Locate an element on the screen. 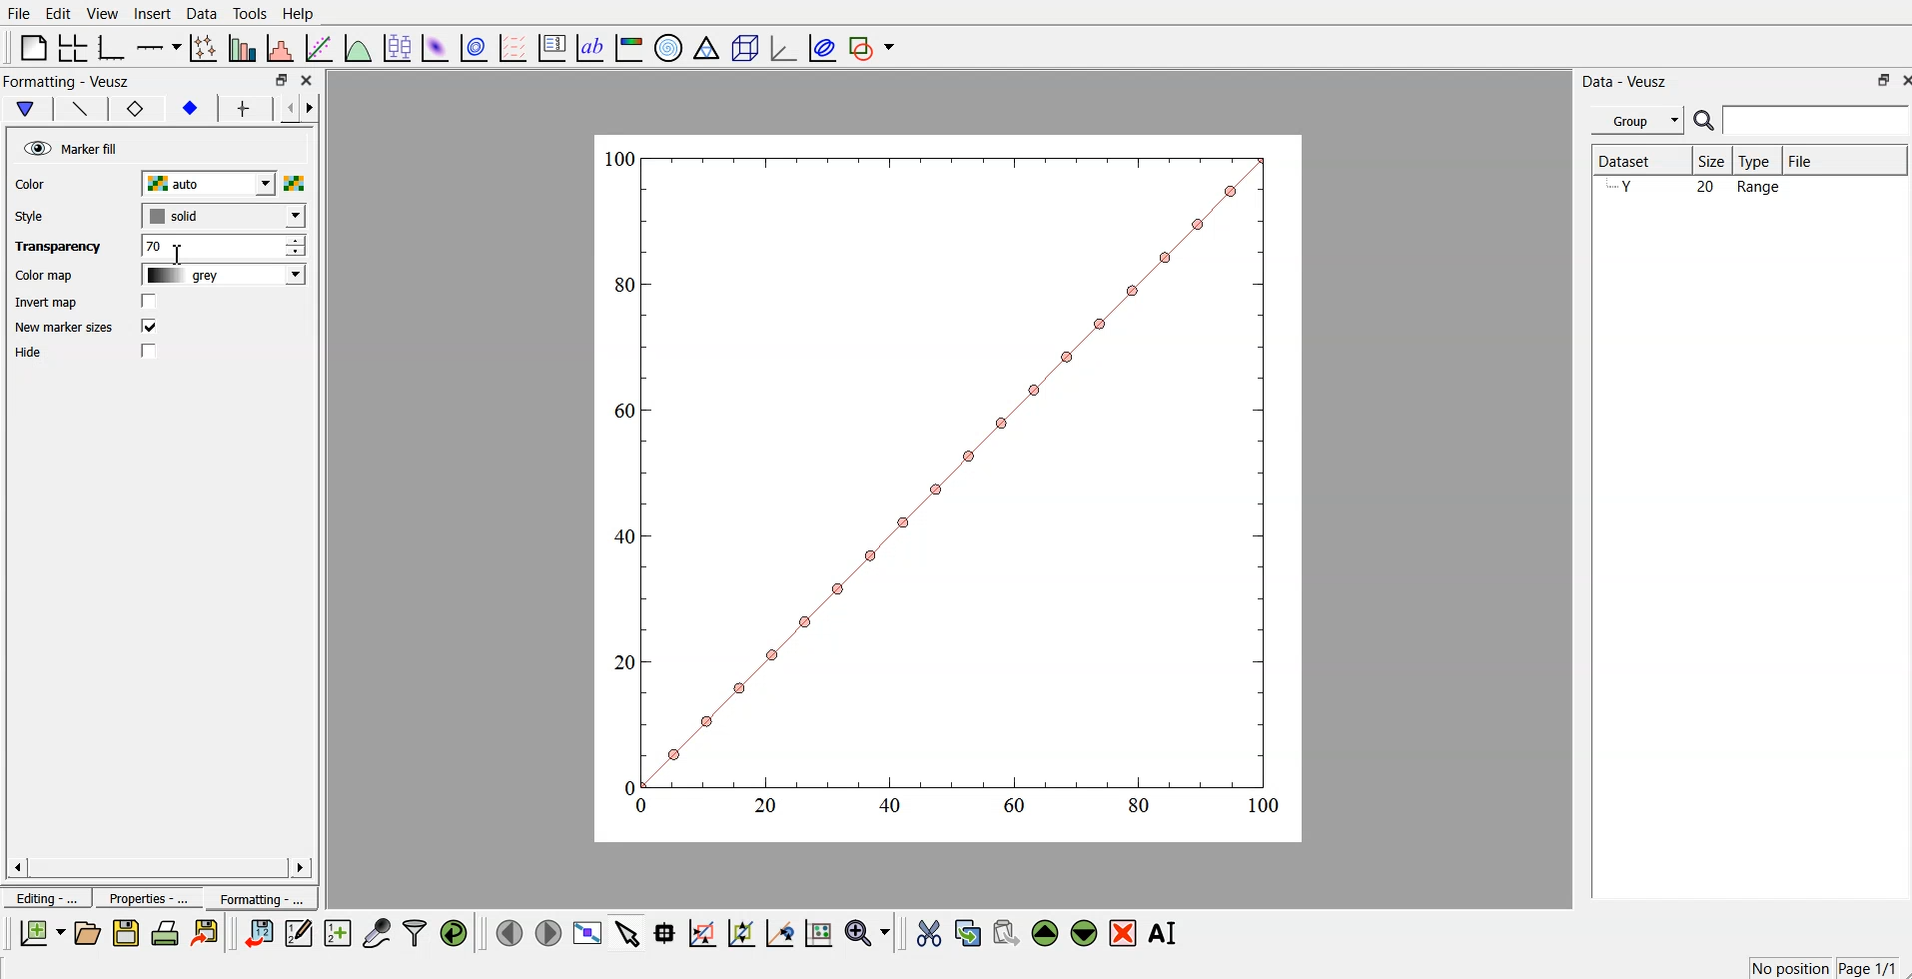  read data point on the graph is located at coordinates (666, 932).